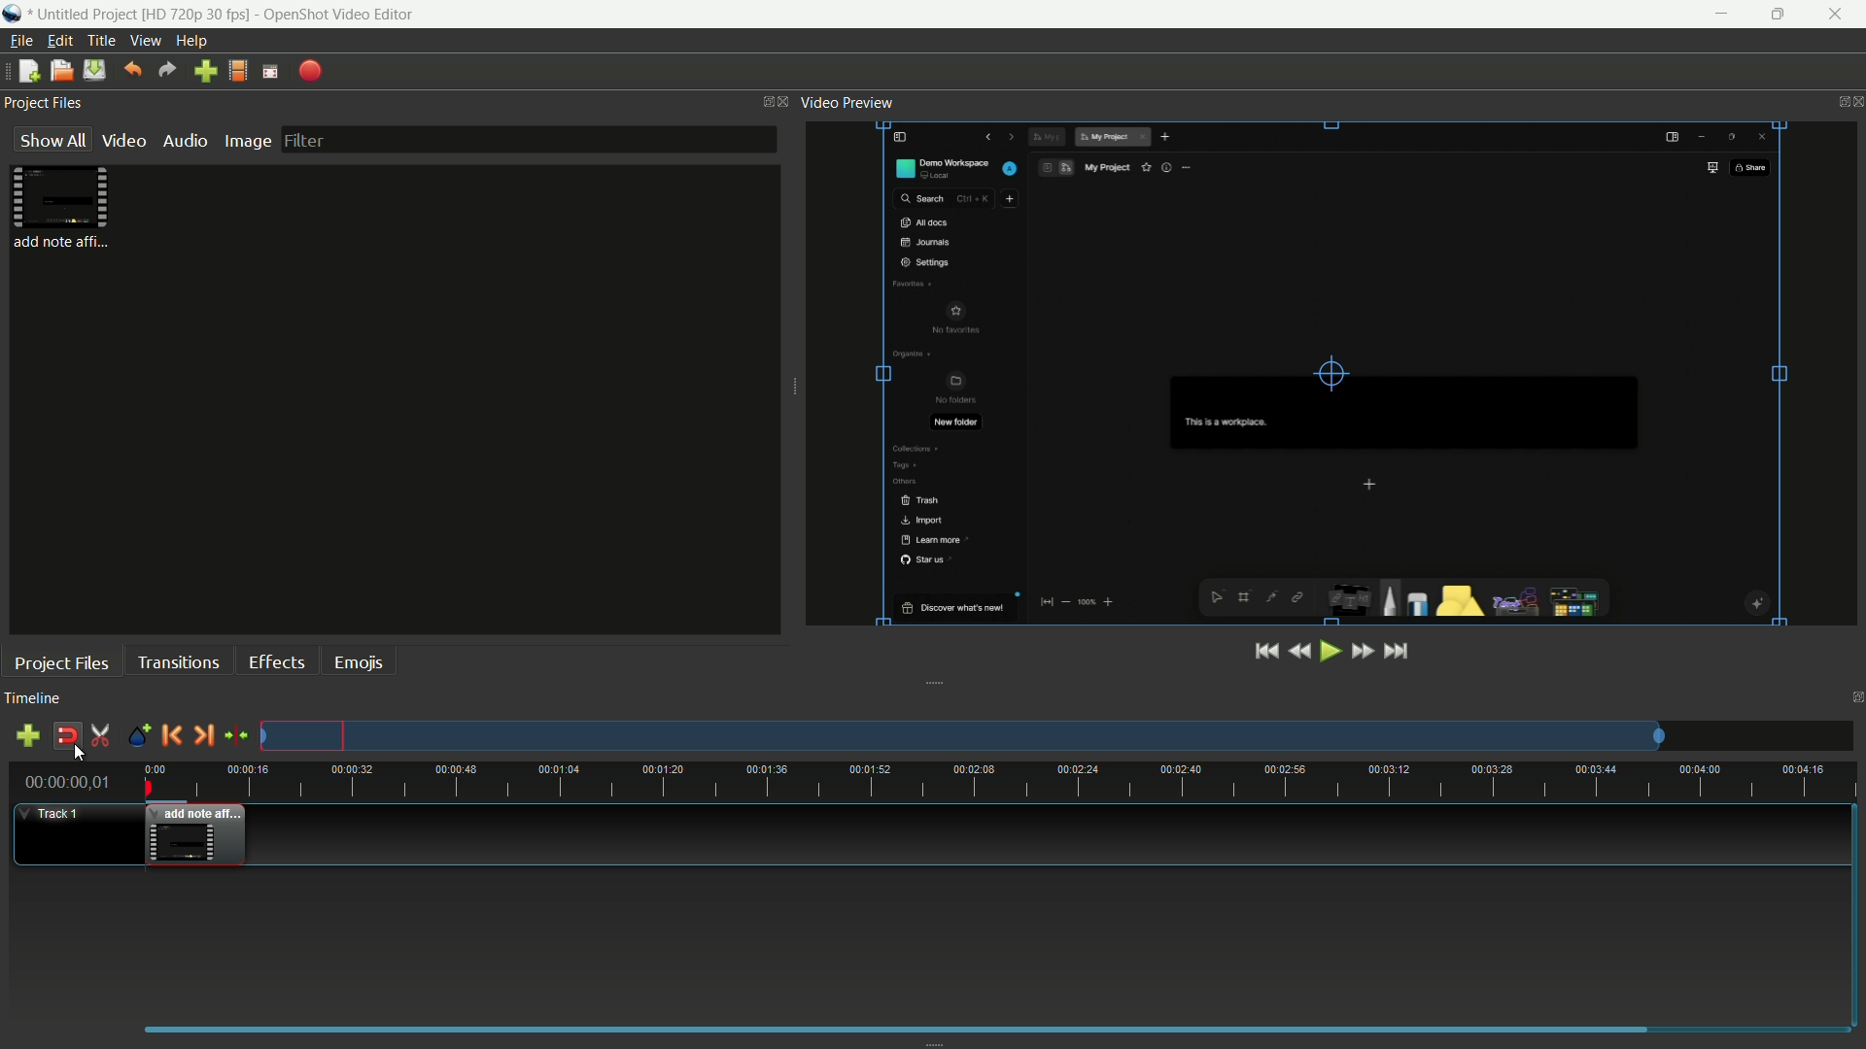 The image size is (1866, 1049). I want to click on center the timeline on the playhead, so click(236, 735).